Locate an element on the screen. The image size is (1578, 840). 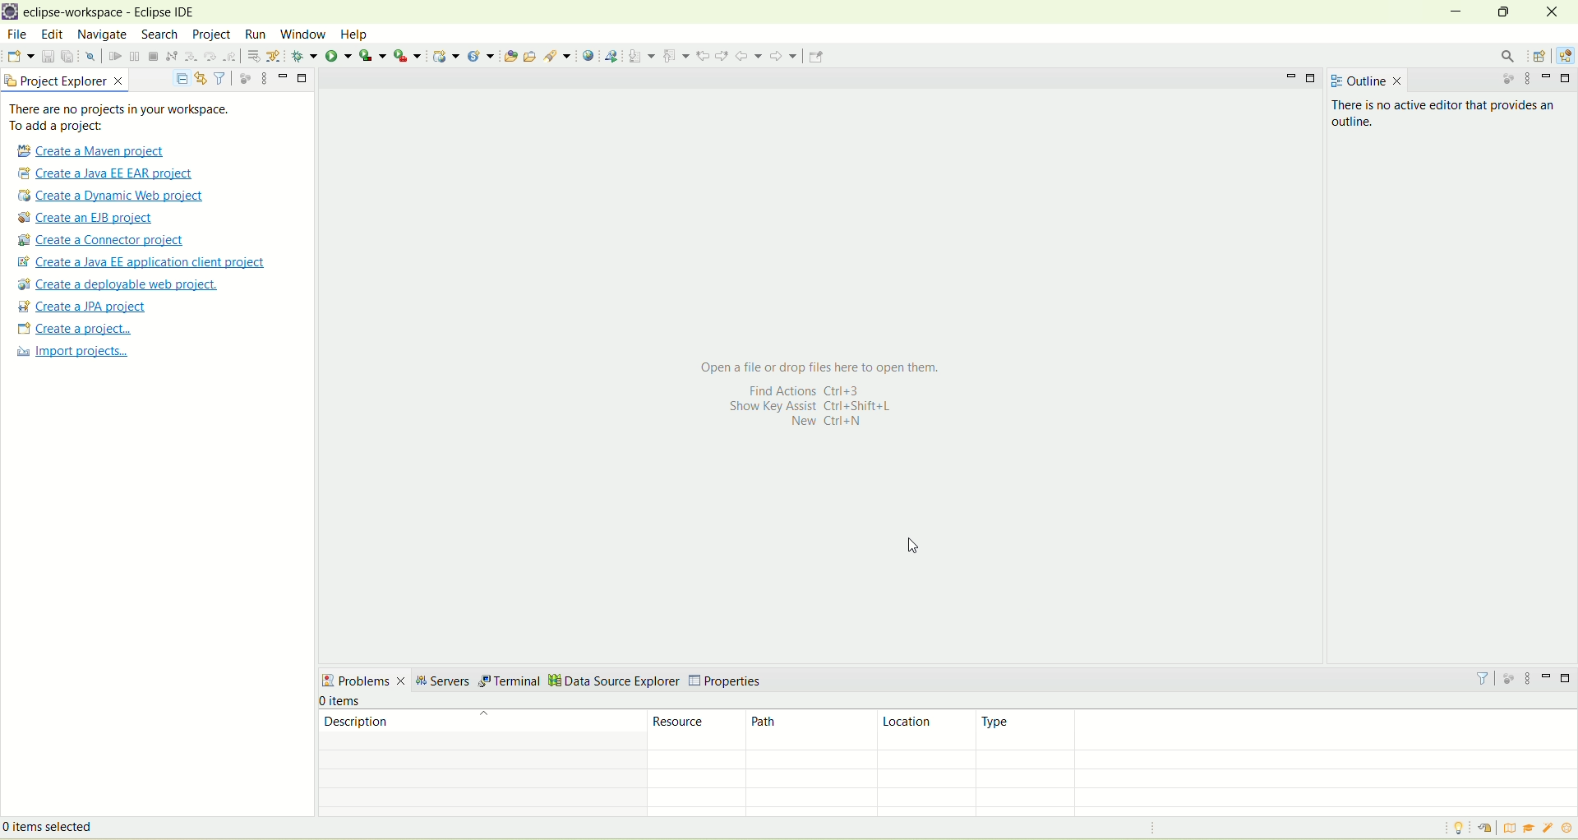
filter is located at coordinates (220, 78).